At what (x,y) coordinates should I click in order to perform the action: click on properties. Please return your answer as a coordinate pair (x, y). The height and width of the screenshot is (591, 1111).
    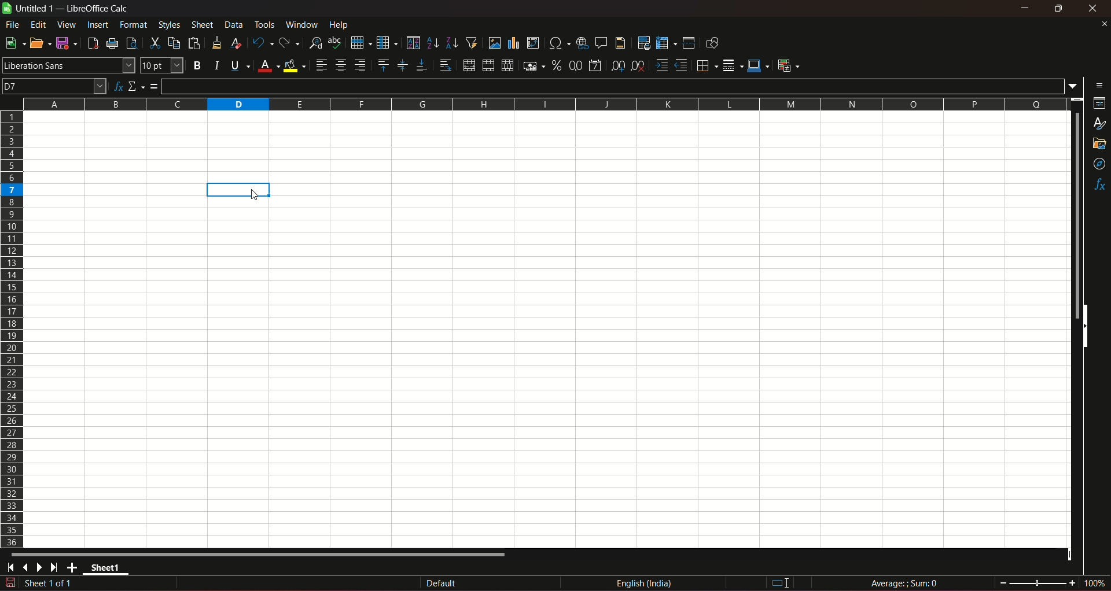
    Looking at the image, I should click on (1099, 104).